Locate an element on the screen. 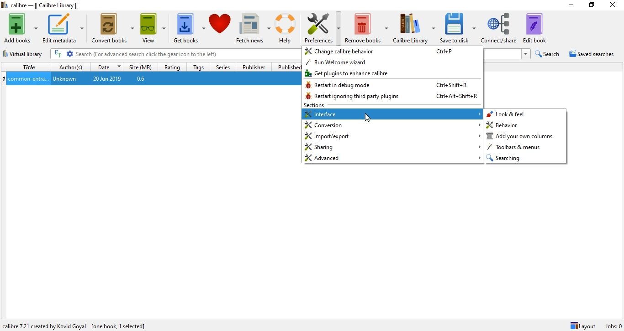 This screenshot has height=331, width=624. search history is located at coordinates (526, 54).